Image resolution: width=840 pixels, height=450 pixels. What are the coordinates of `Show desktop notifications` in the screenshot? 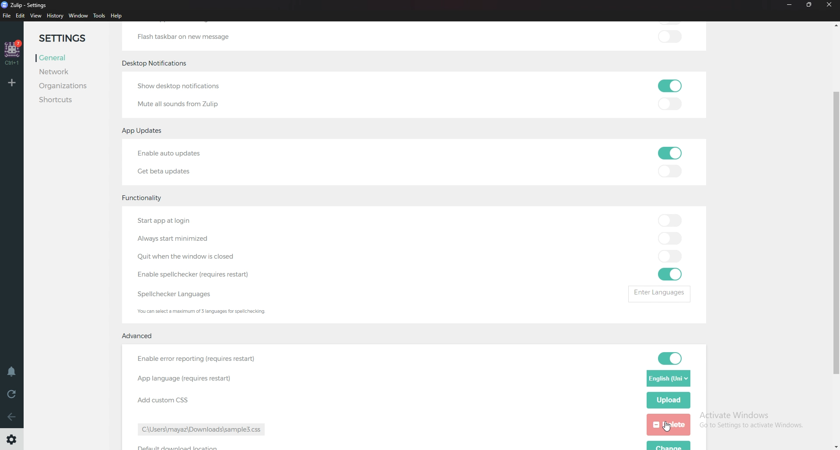 It's located at (184, 87).